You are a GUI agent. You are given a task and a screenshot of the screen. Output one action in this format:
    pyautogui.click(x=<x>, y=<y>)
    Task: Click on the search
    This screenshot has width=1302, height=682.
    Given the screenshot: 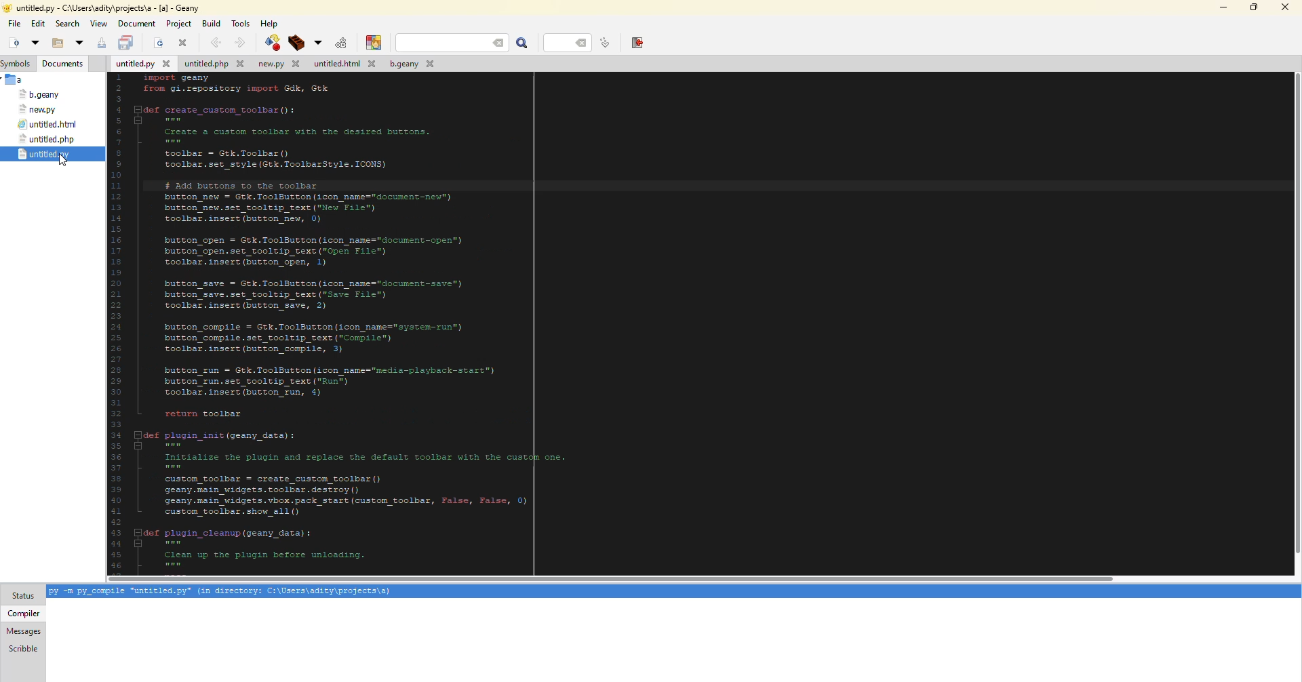 What is the action you would take?
    pyautogui.click(x=68, y=23)
    